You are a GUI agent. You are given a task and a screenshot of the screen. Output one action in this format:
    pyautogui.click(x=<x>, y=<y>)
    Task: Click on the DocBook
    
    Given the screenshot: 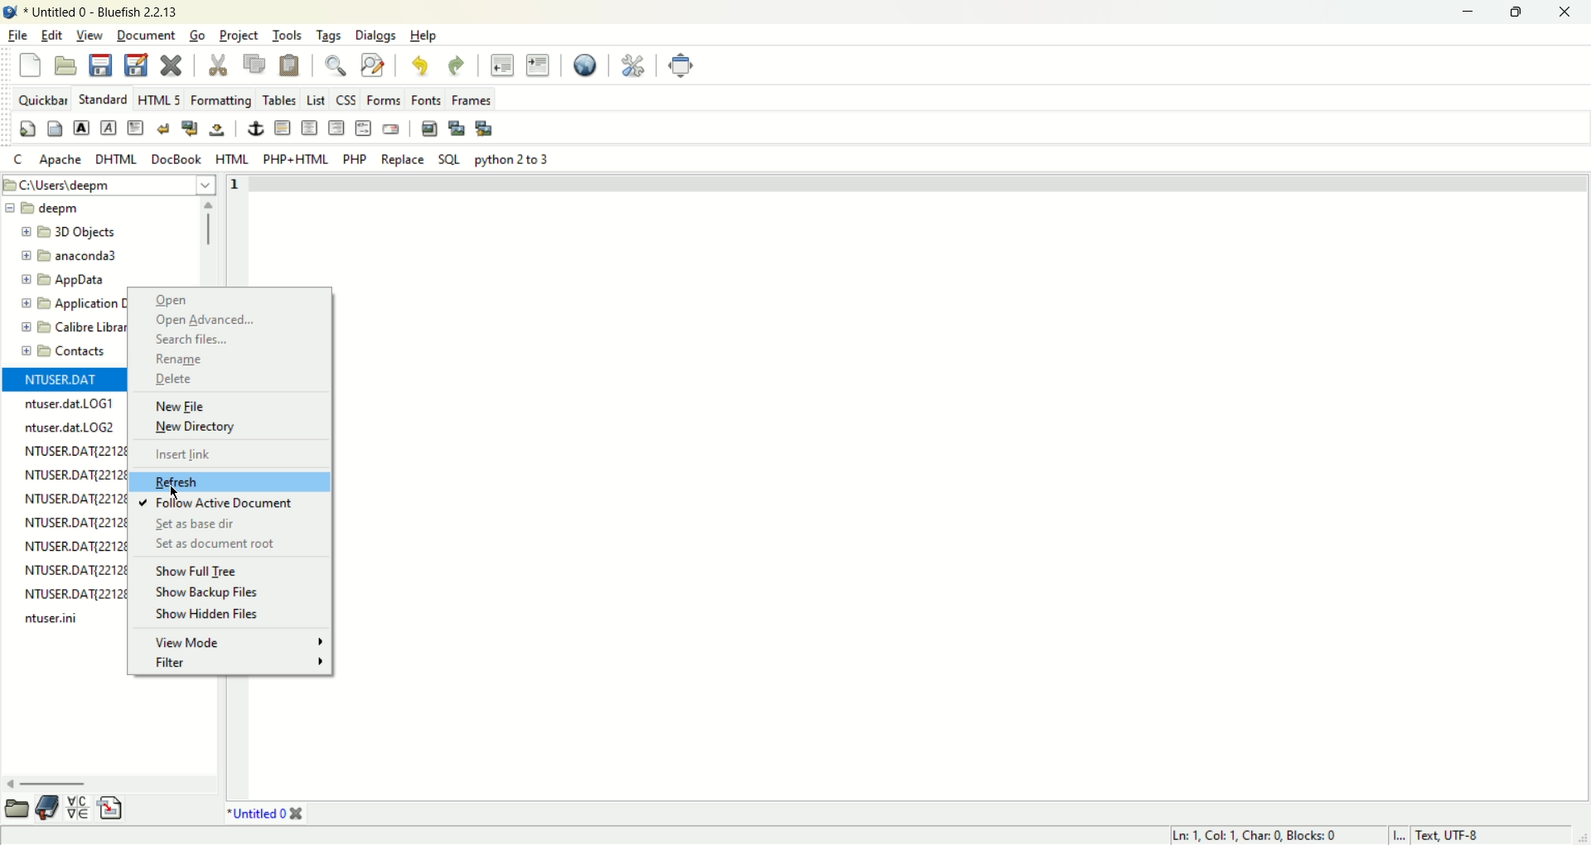 What is the action you would take?
    pyautogui.click(x=175, y=157)
    